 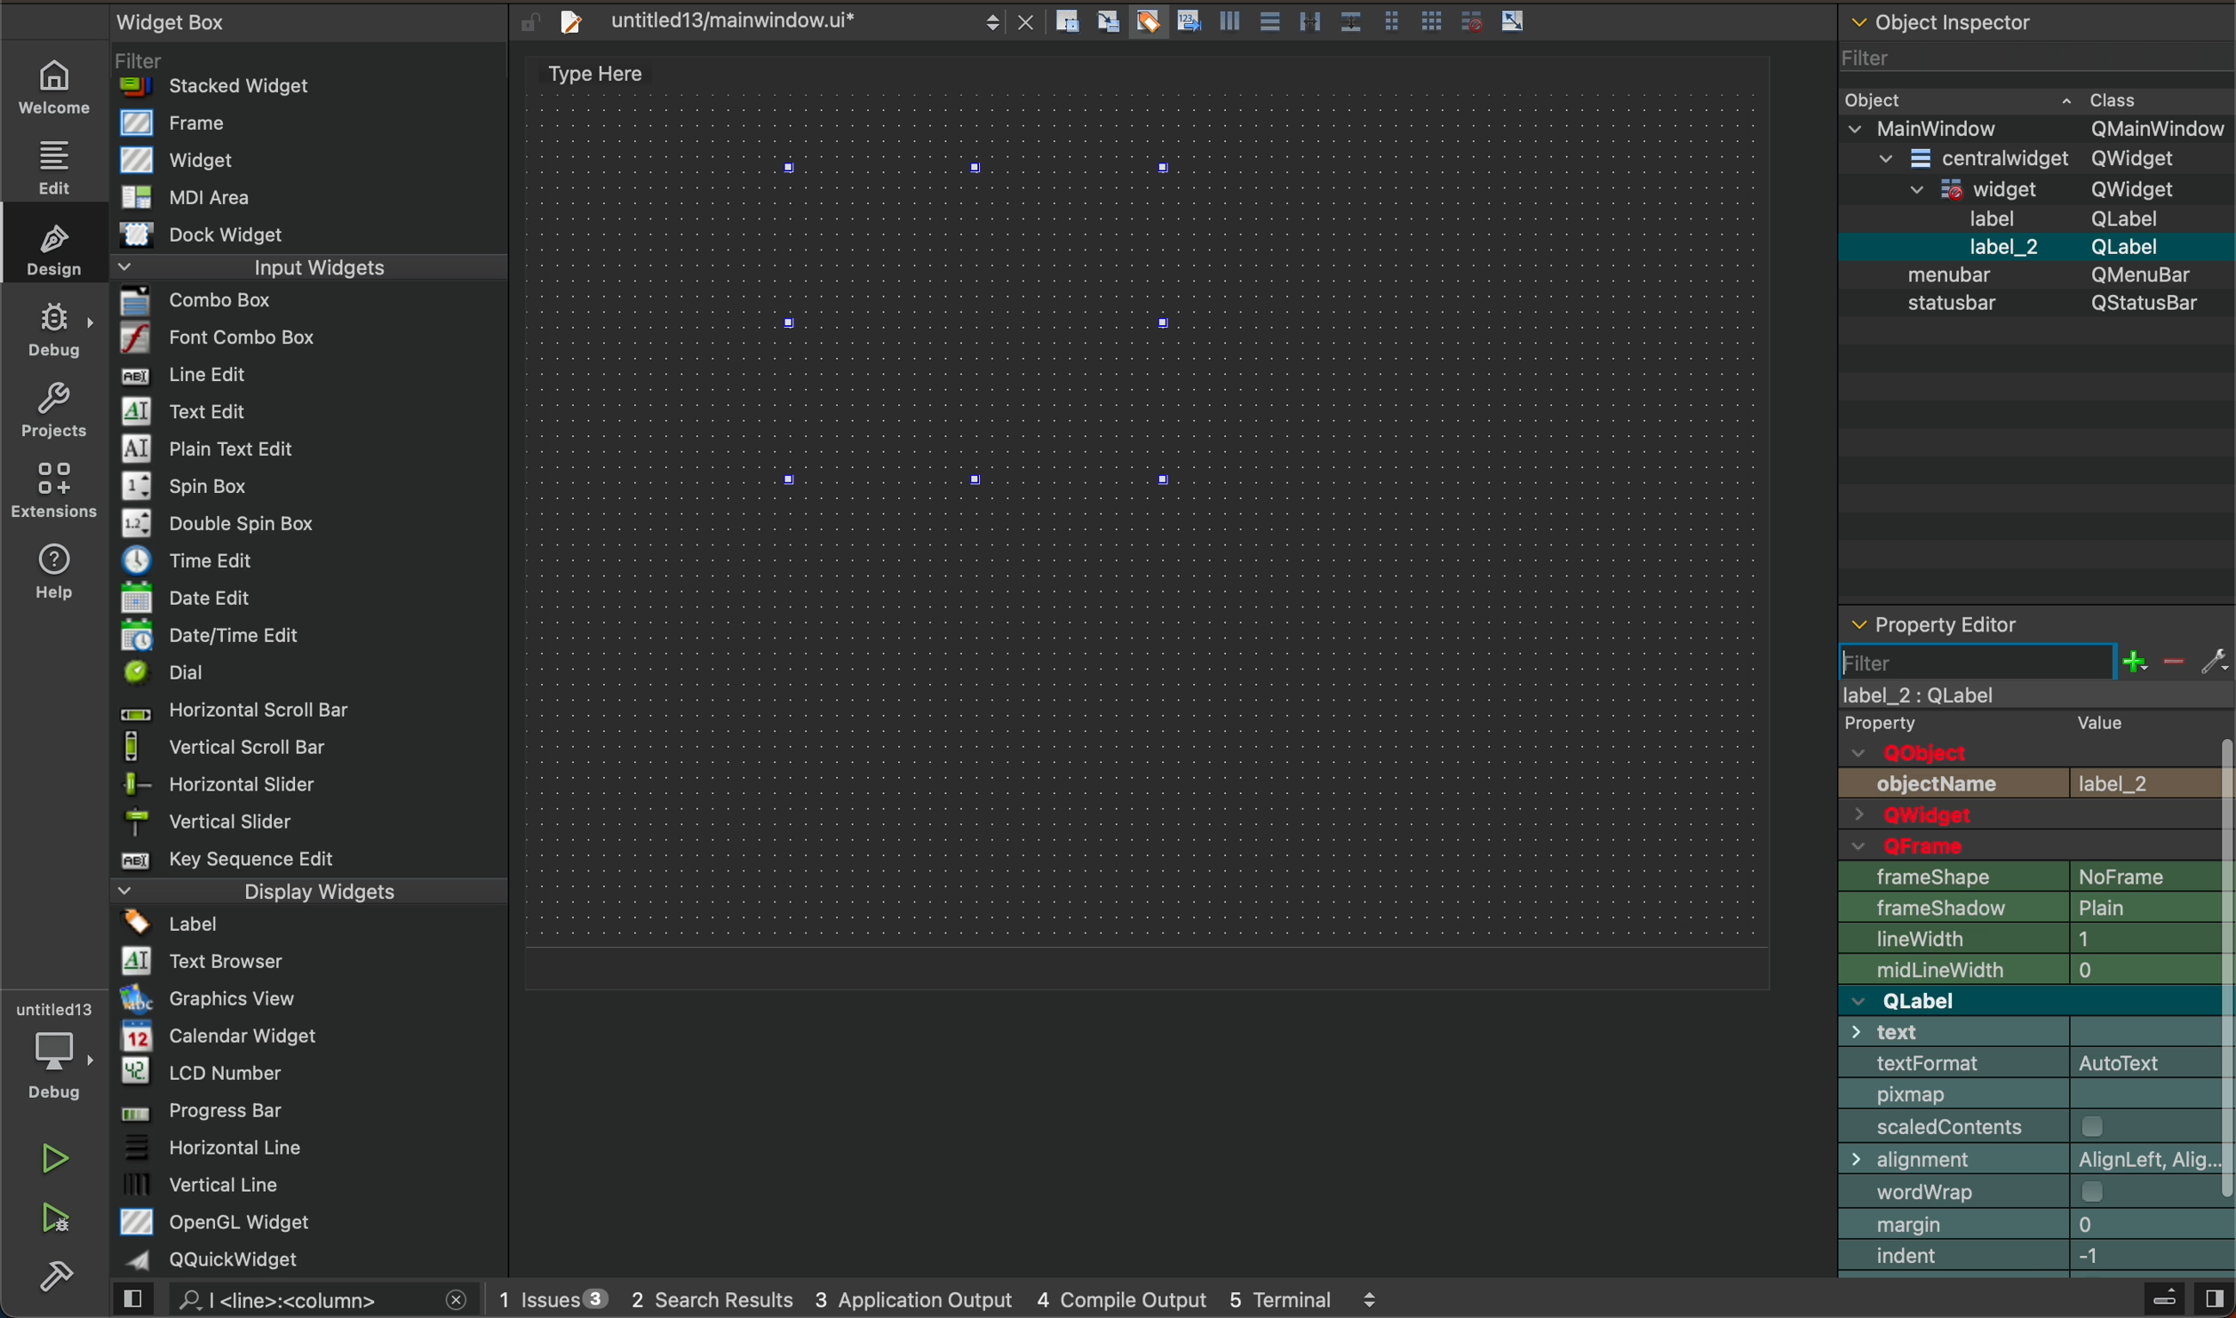 I want to click on label widget, so click(x=983, y=324).